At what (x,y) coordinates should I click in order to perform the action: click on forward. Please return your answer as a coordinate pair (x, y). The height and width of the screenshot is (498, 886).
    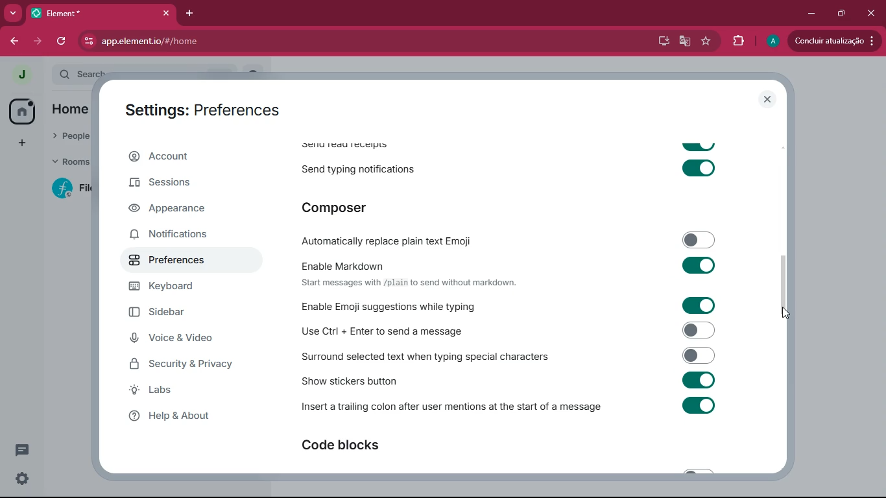
    Looking at the image, I should click on (36, 41).